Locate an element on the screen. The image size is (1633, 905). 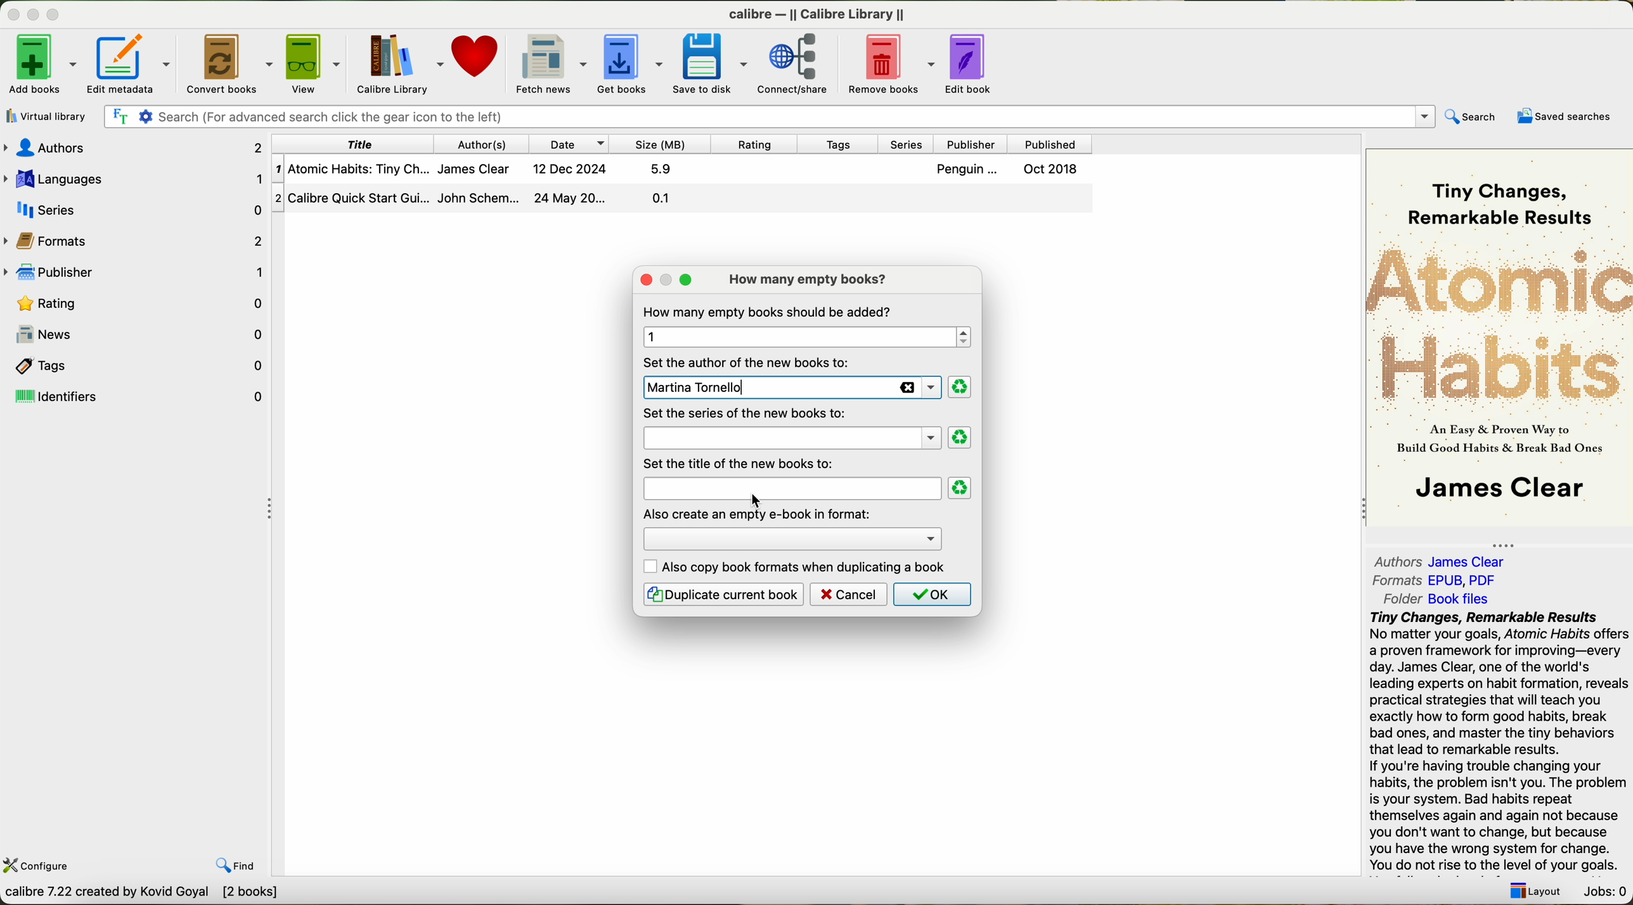
rating is located at coordinates (135, 303).